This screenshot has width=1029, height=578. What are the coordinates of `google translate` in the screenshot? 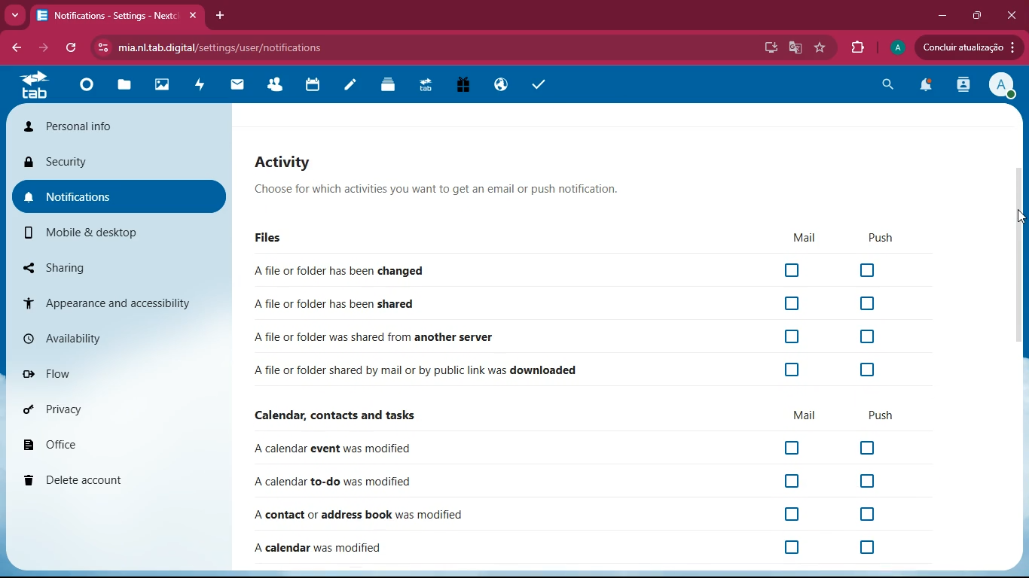 It's located at (795, 49).